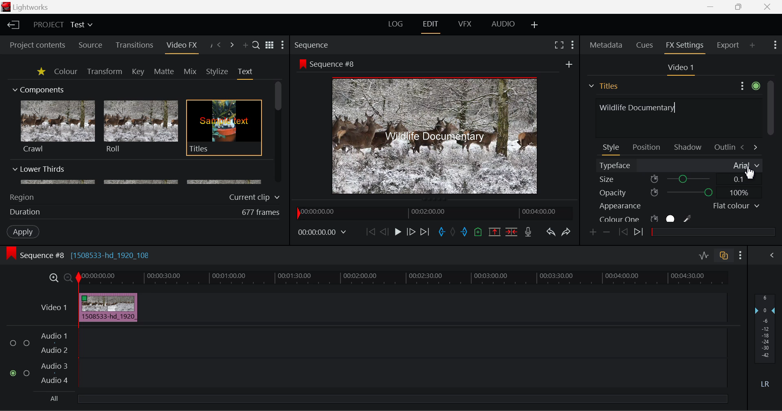 The height and width of the screenshot is (411, 782). Describe the element at coordinates (622, 232) in the screenshot. I see `Previous keyframes` at that location.